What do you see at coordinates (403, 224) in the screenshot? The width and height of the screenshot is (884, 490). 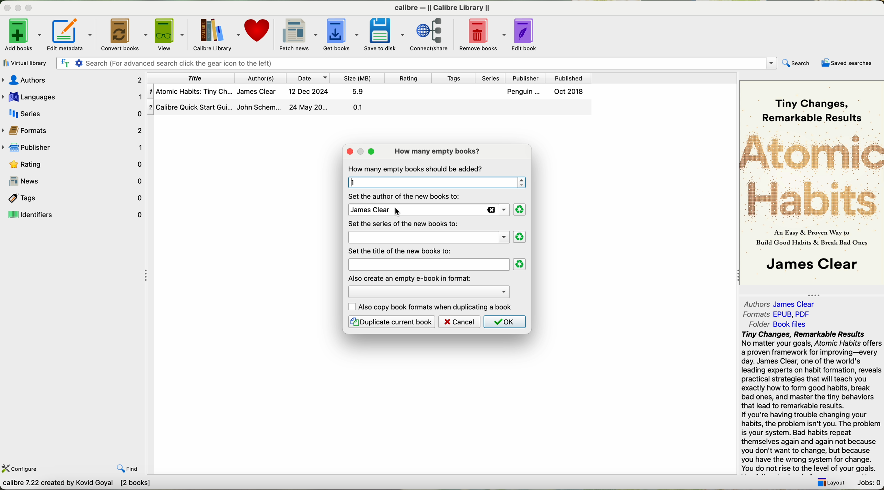 I see `set the series of the new books` at bounding box center [403, 224].